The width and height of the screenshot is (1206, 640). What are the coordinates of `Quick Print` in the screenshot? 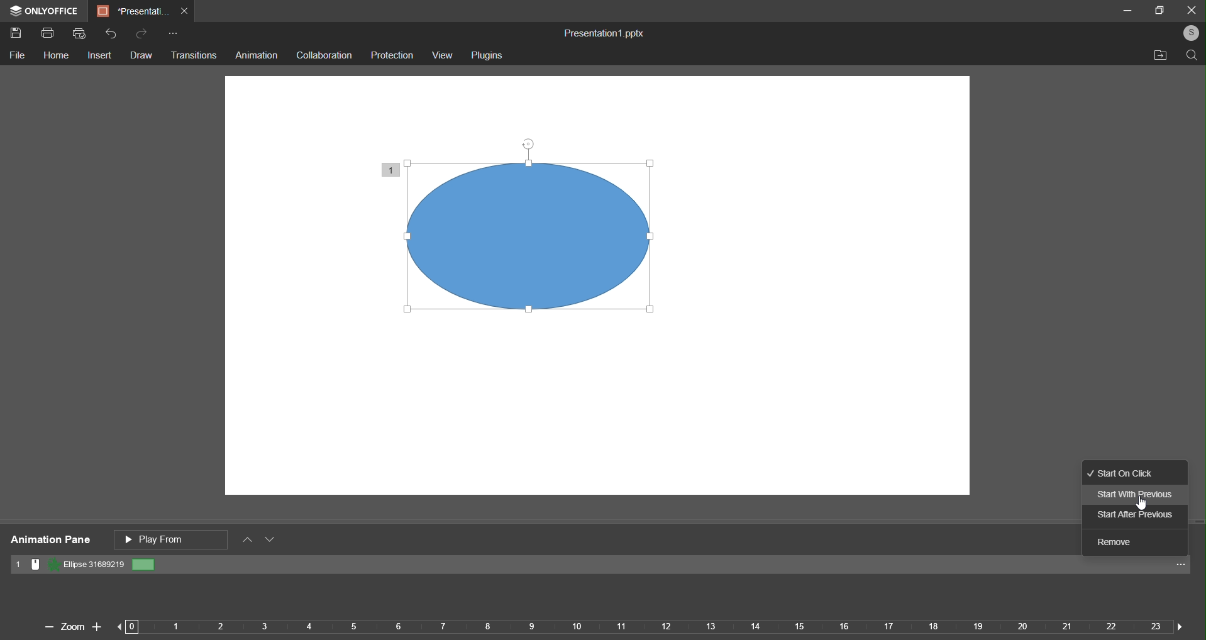 It's located at (82, 34).